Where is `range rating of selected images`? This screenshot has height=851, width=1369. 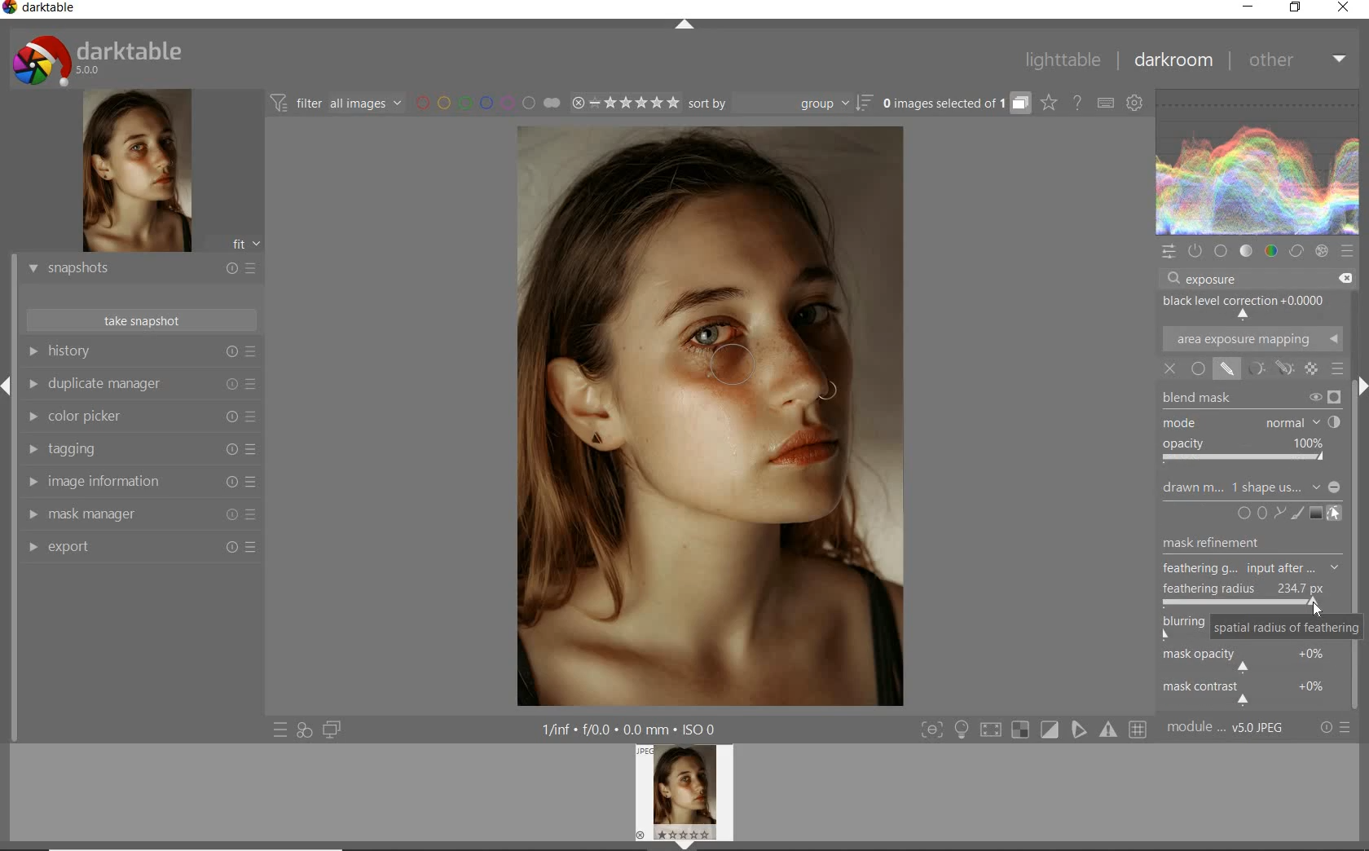
range rating of selected images is located at coordinates (626, 102).